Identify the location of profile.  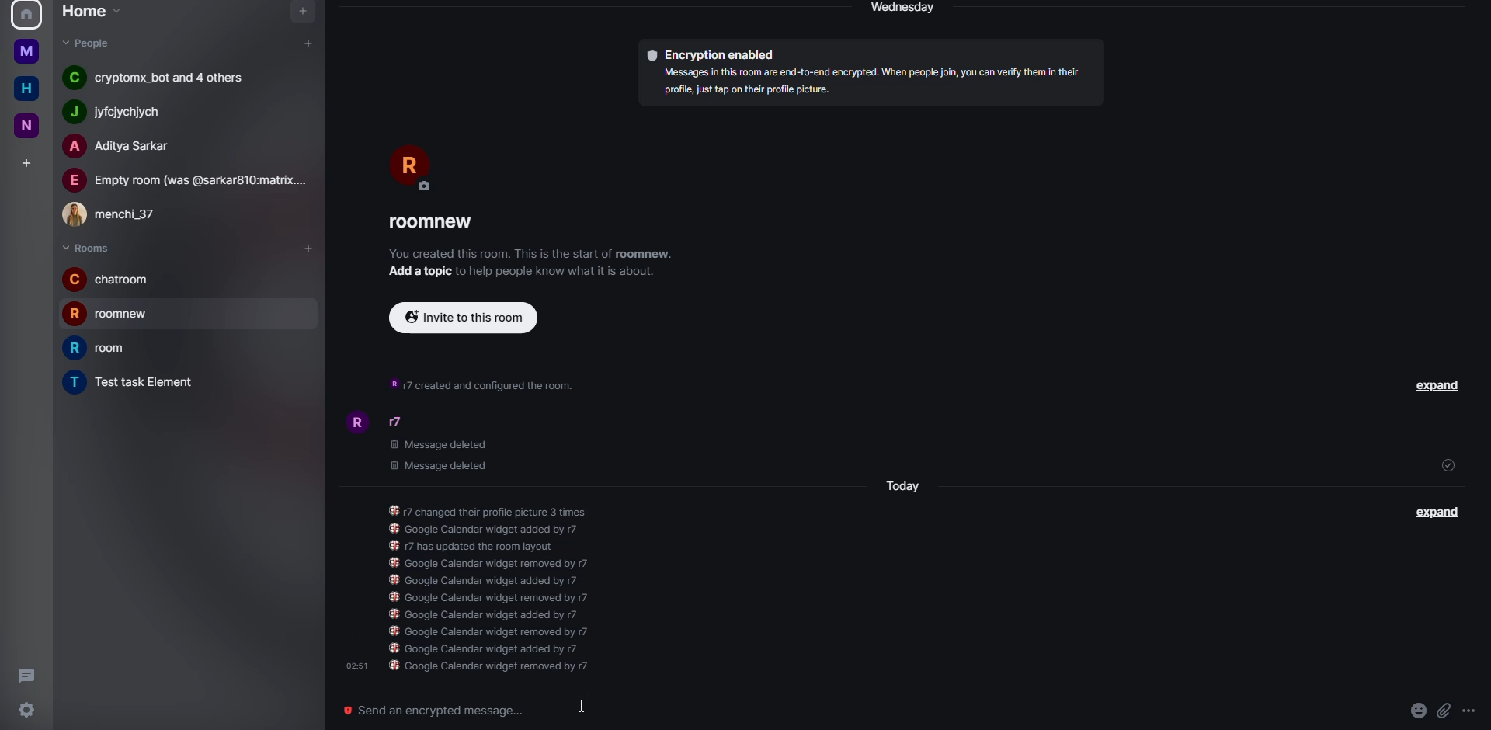
(24, 15).